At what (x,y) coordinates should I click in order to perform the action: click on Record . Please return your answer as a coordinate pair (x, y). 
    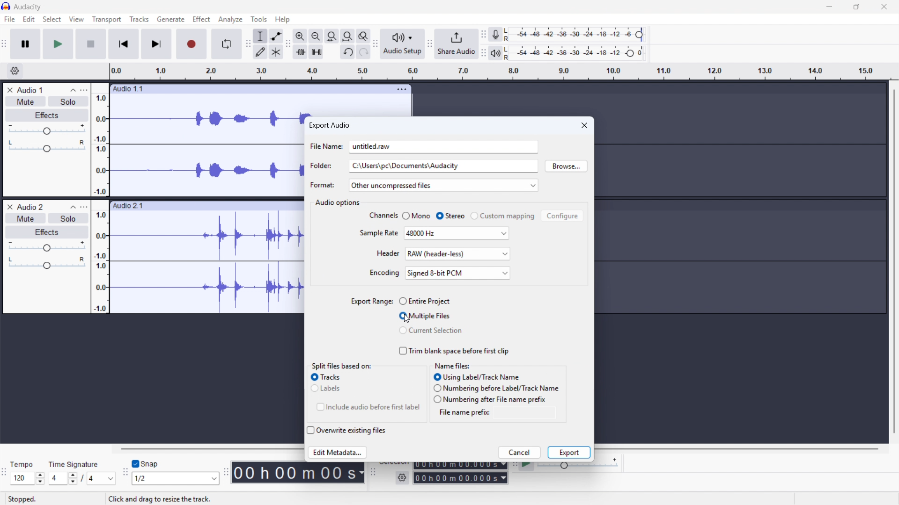
    Looking at the image, I should click on (191, 44).